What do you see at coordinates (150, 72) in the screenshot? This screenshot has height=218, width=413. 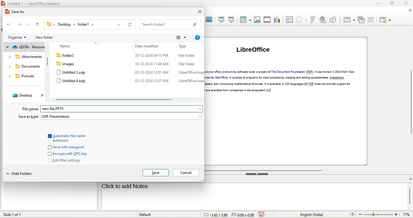 I see `Us-l12-2024 1201 AM` at bounding box center [150, 72].